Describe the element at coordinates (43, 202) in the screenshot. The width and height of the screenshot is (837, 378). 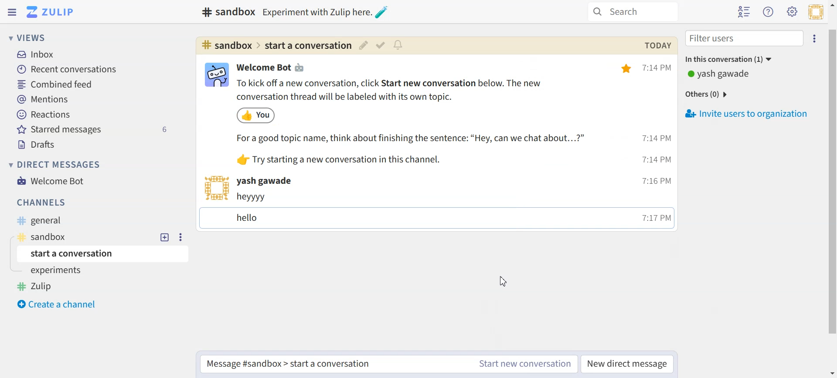
I see `Channels` at that location.